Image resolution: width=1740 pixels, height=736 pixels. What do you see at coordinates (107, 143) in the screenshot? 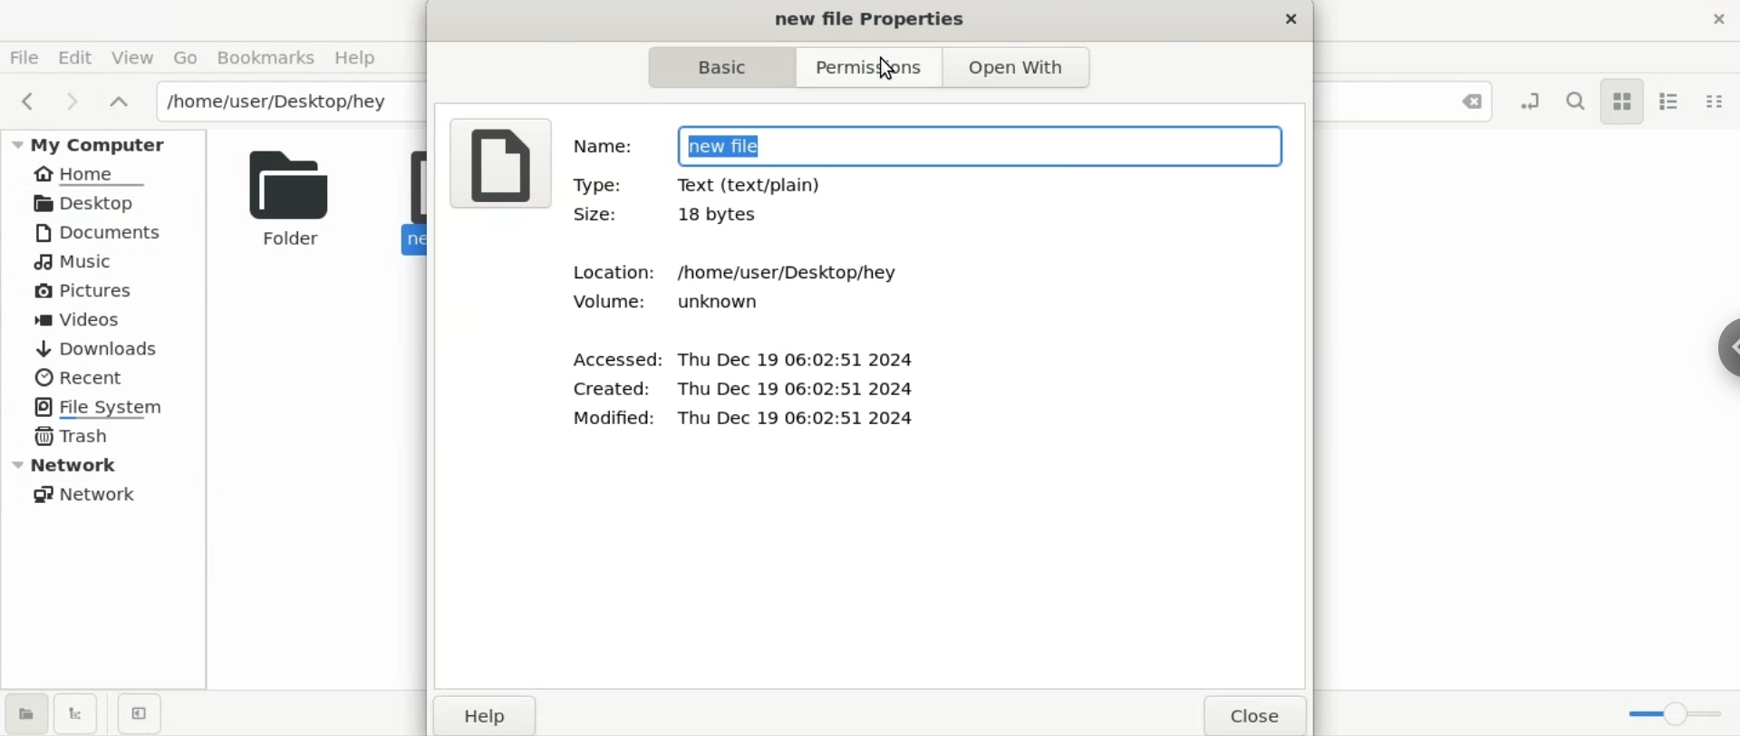
I see `My Computer` at bounding box center [107, 143].